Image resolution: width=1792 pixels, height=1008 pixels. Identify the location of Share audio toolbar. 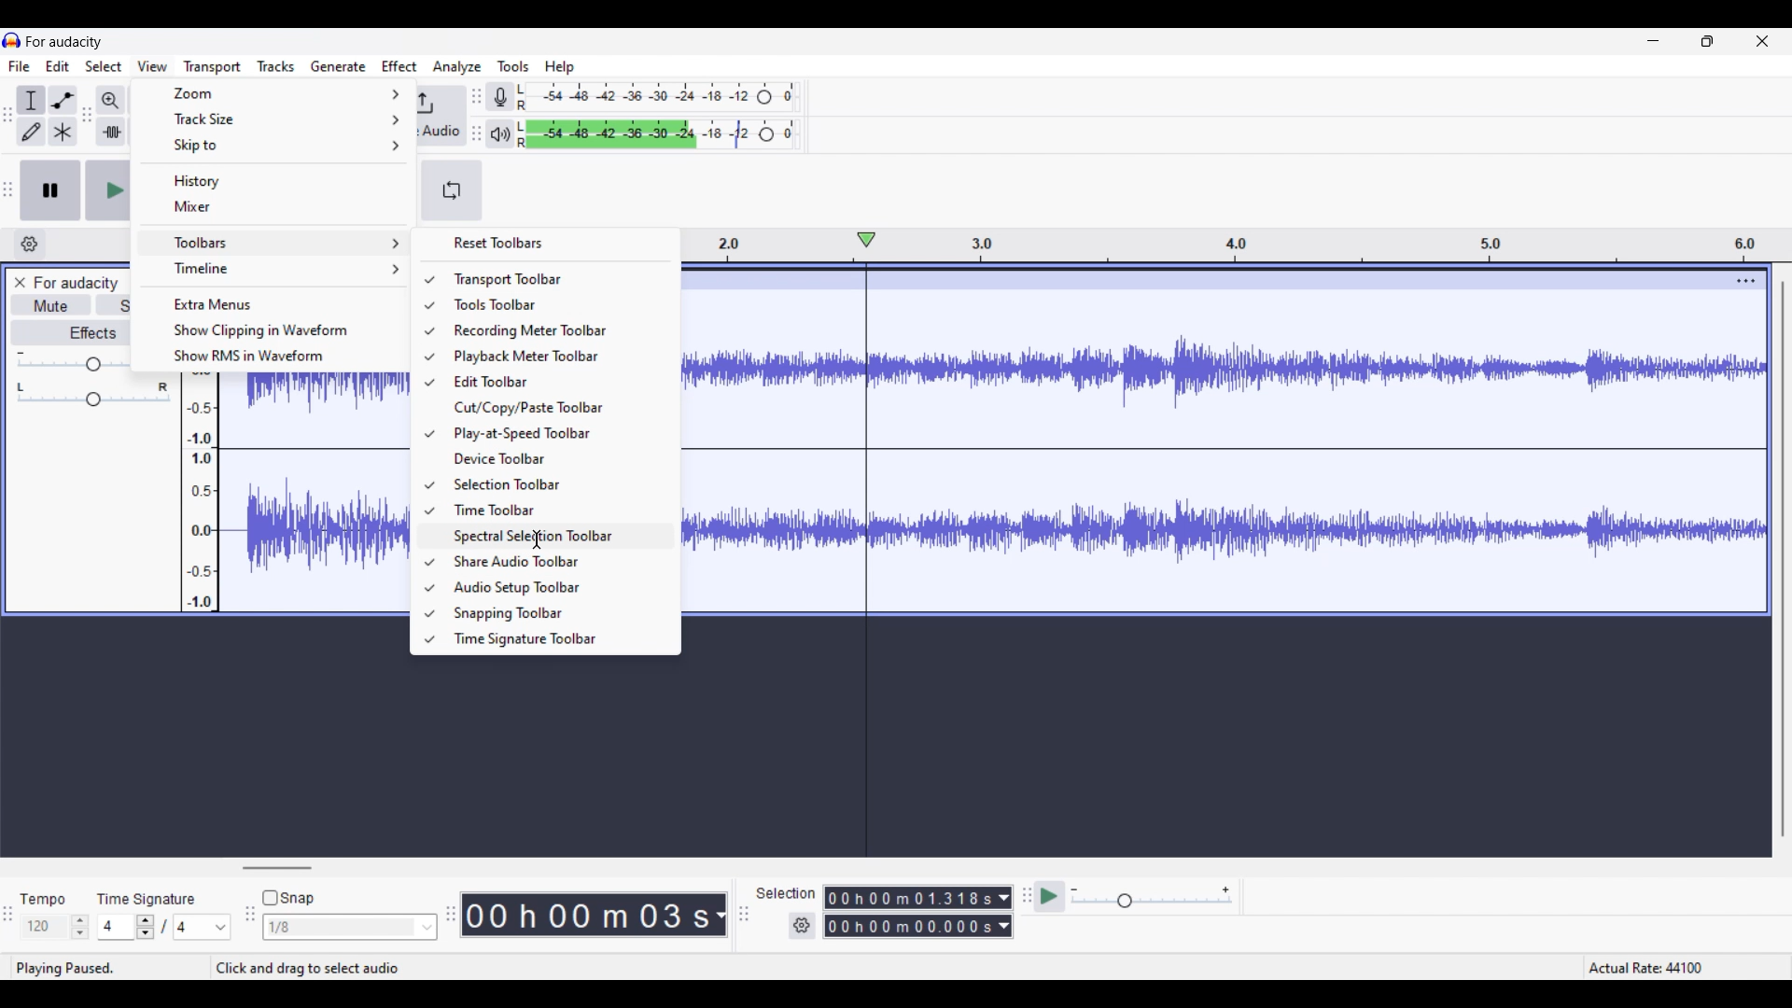
(553, 562).